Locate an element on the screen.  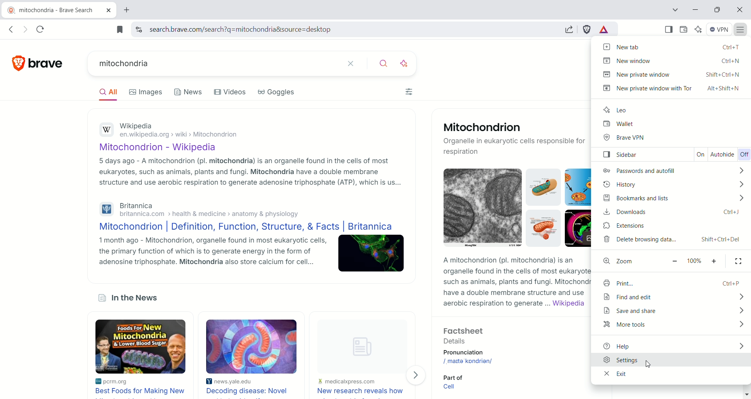
Goggles is located at coordinates (276, 94).